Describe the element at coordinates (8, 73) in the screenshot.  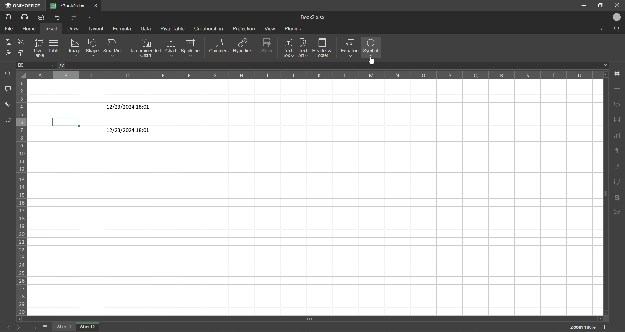
I see `find` at that location.